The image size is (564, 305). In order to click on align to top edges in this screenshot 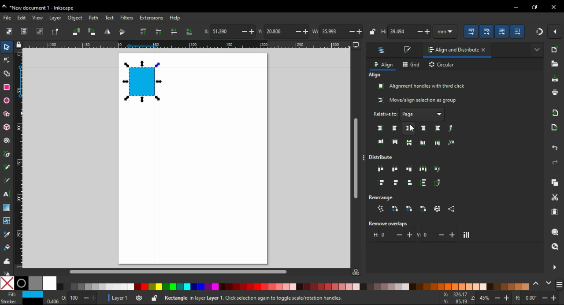, I will do `click(395, 141)`.